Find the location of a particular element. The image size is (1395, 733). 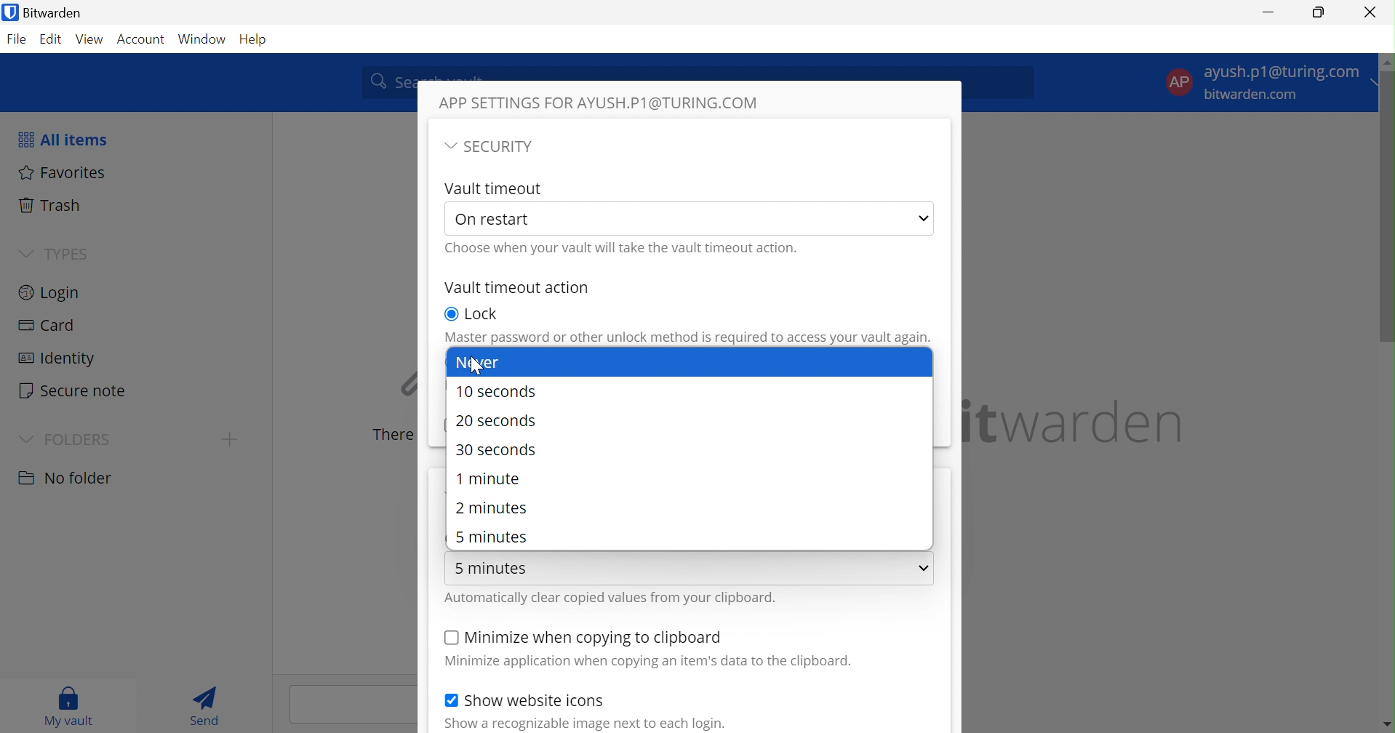

Send is located at coordinates (207, 705).